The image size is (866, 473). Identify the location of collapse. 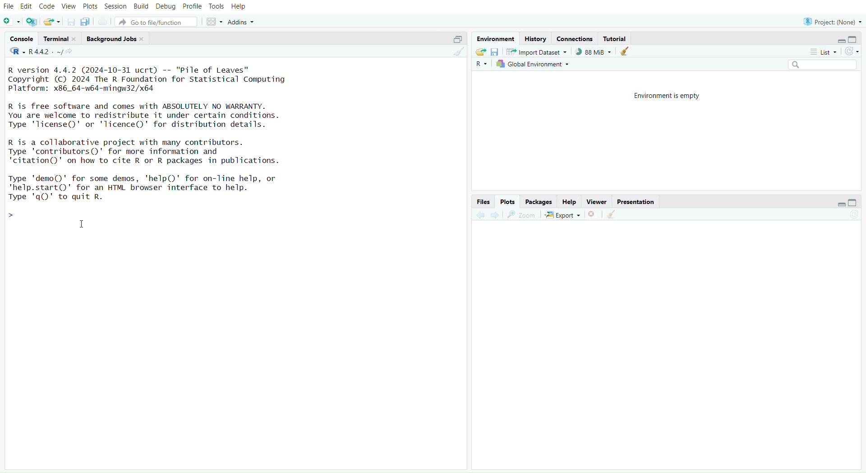
(856, 203).